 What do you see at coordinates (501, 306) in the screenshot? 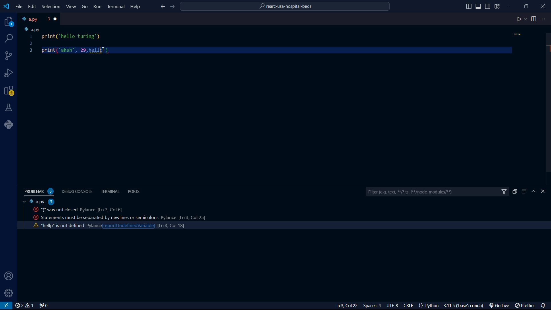
I see `Go Live` at bounding box center [501, 306].